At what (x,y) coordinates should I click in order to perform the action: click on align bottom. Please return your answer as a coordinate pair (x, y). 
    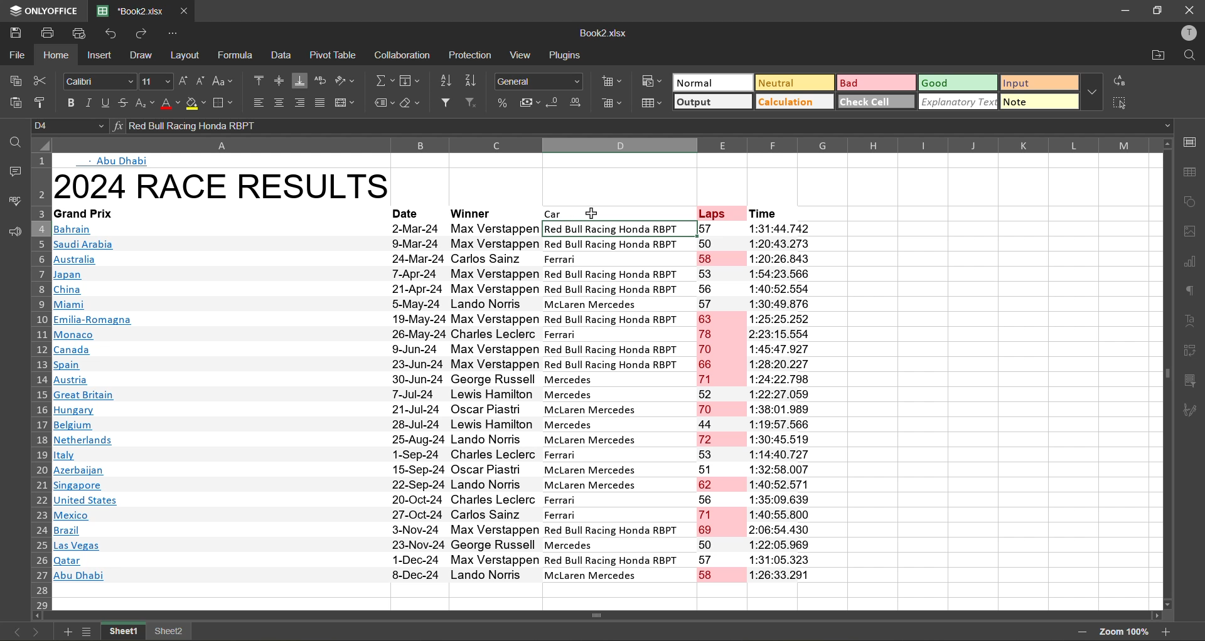
    Looking at the image, I should click on (299, 82).